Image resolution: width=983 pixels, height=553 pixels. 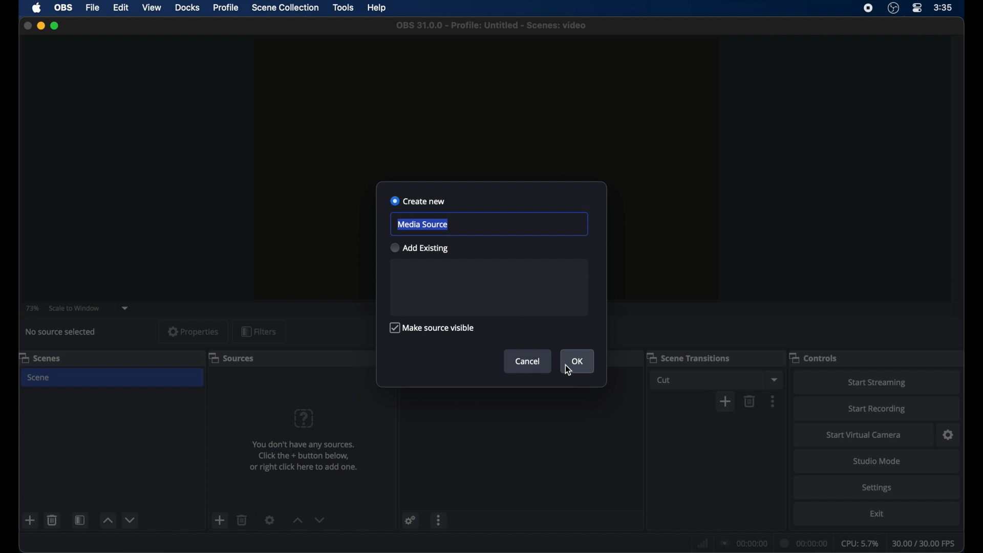 I want to click on Cursor, so click(x=567, y=371).